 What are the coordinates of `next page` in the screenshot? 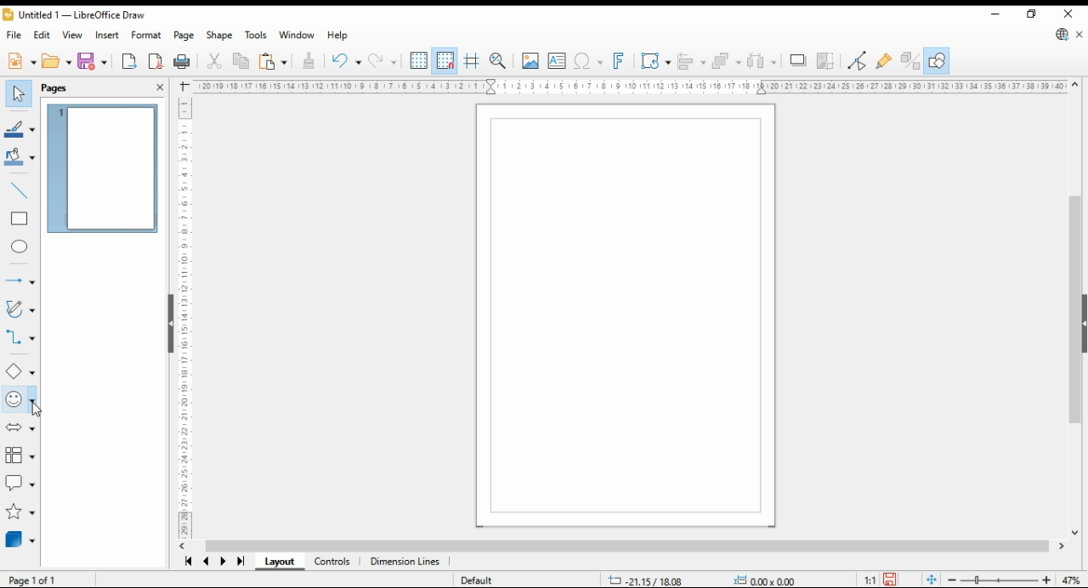 It's located at (224, 563).